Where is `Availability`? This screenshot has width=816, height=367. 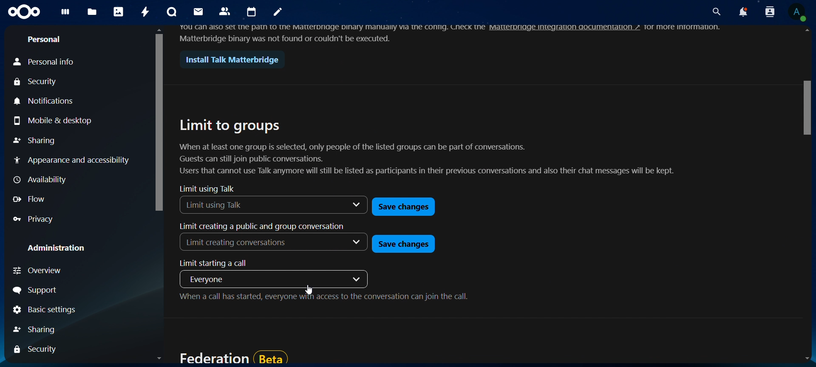
Availability is located at coordinates (40, 179).